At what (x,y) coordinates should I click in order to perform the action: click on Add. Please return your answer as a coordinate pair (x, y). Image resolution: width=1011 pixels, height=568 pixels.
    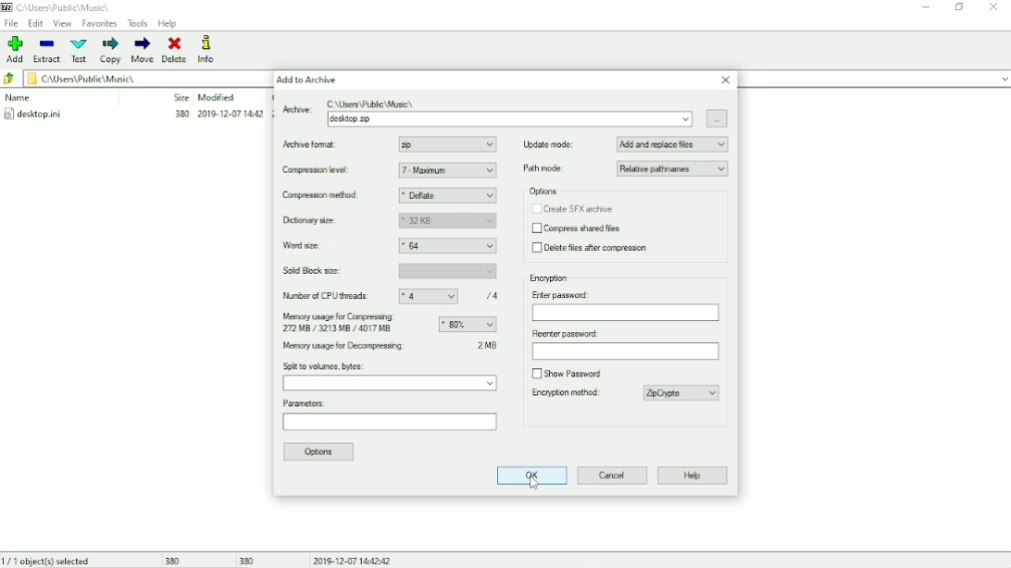
    Looking at the image, I should click on (16, 49).